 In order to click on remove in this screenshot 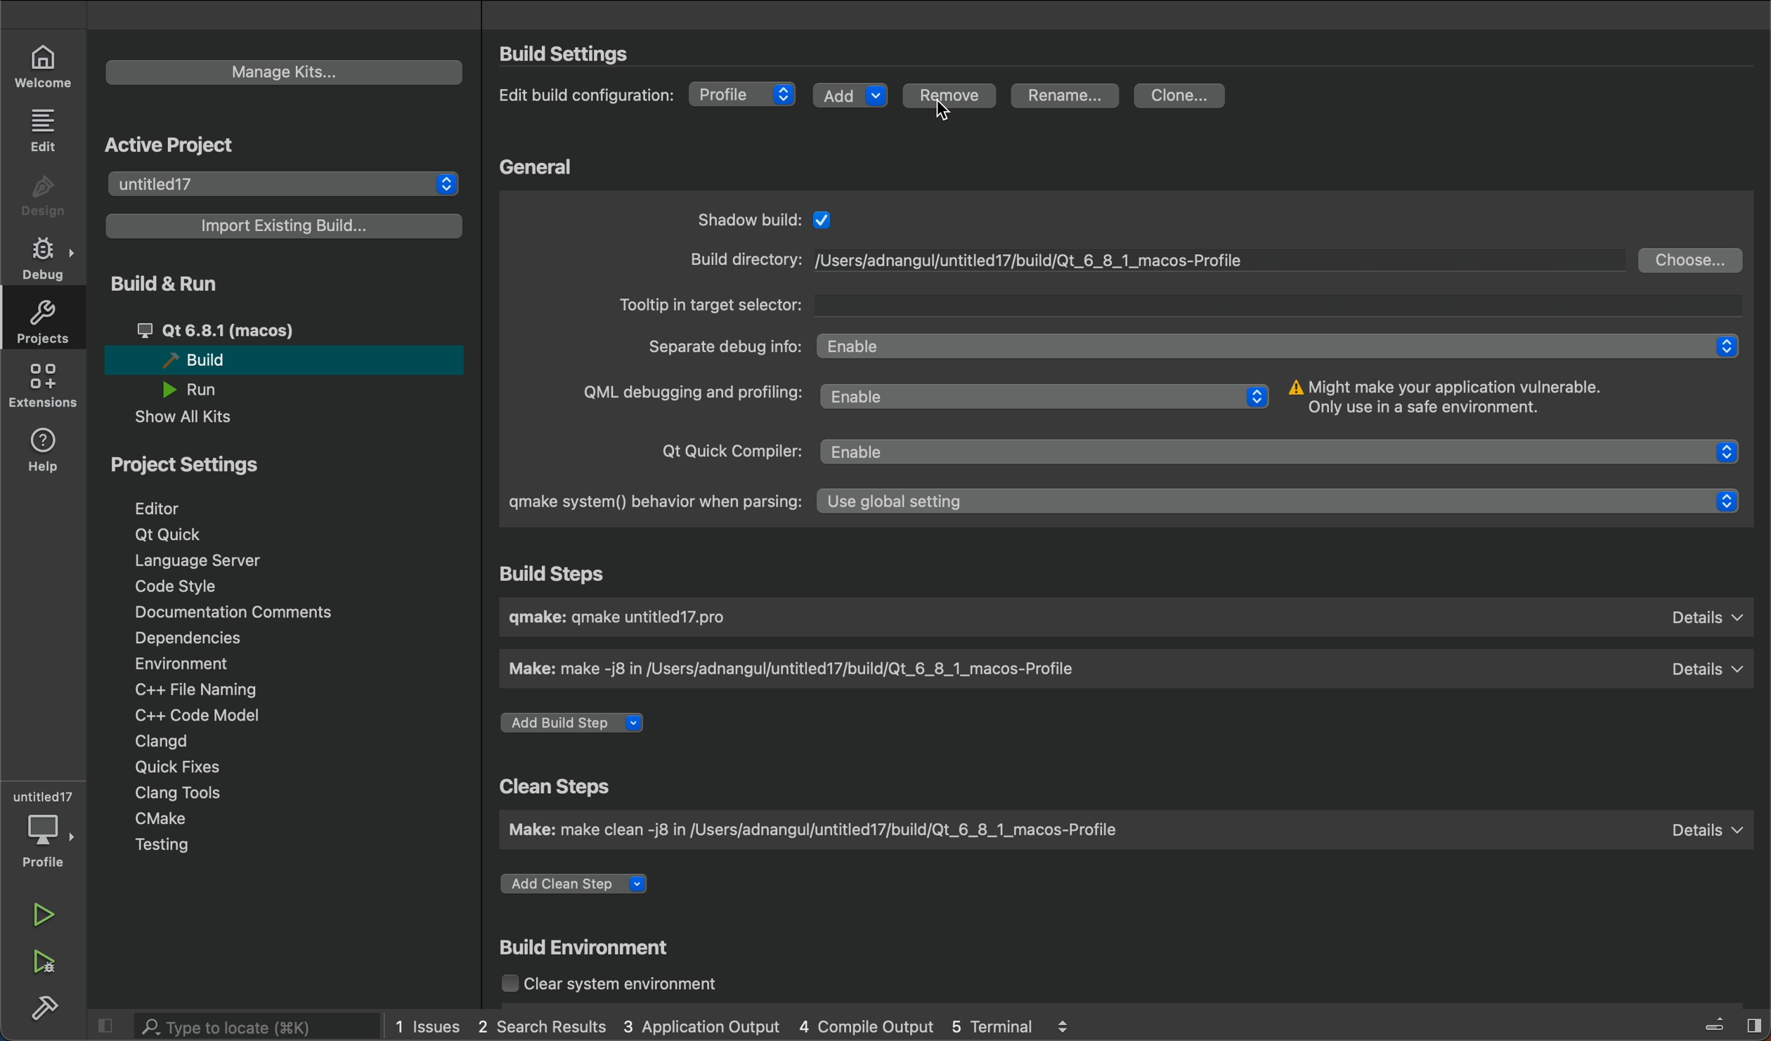, I will do `click(950, 97)`.